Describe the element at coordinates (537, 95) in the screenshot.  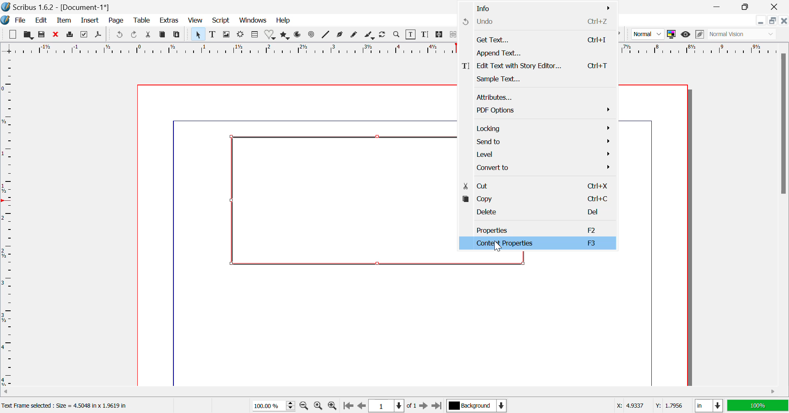
I see `Attributes` at that location.